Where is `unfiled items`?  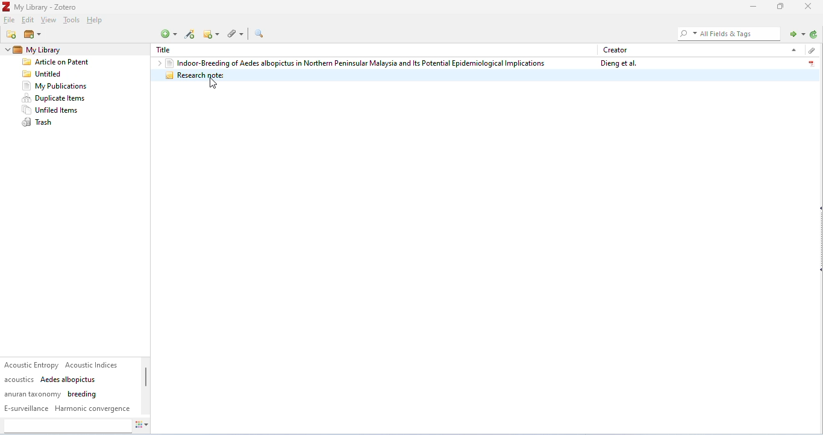 unfiled items is located at coordinates (52, 110).